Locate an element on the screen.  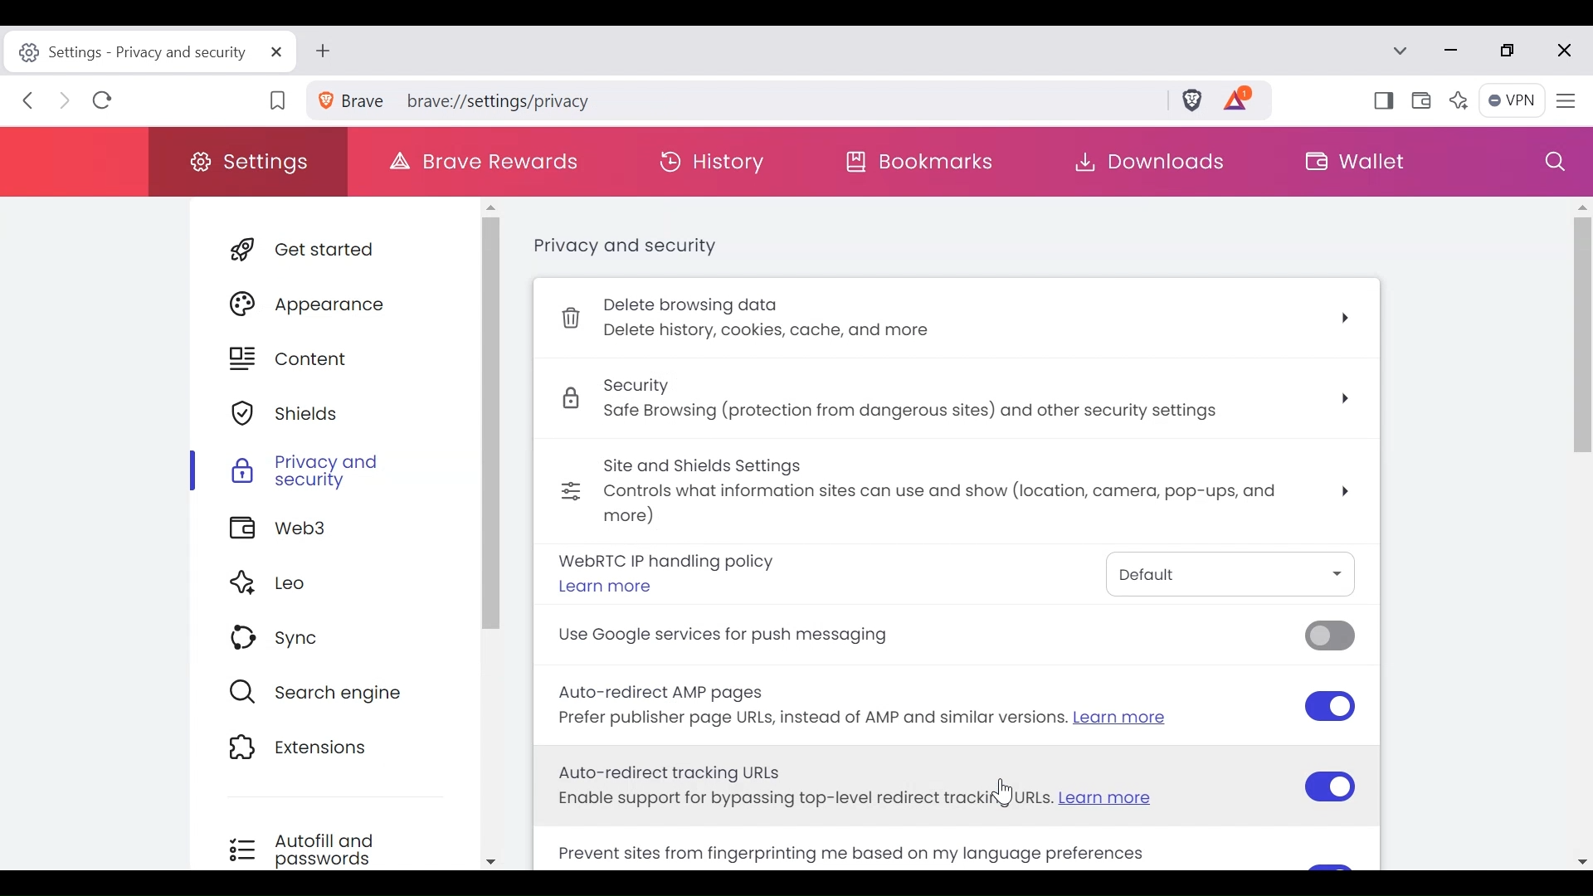
WebRTC IP handling policy
Default hd
Learn more is located at coordinates (952, 577).